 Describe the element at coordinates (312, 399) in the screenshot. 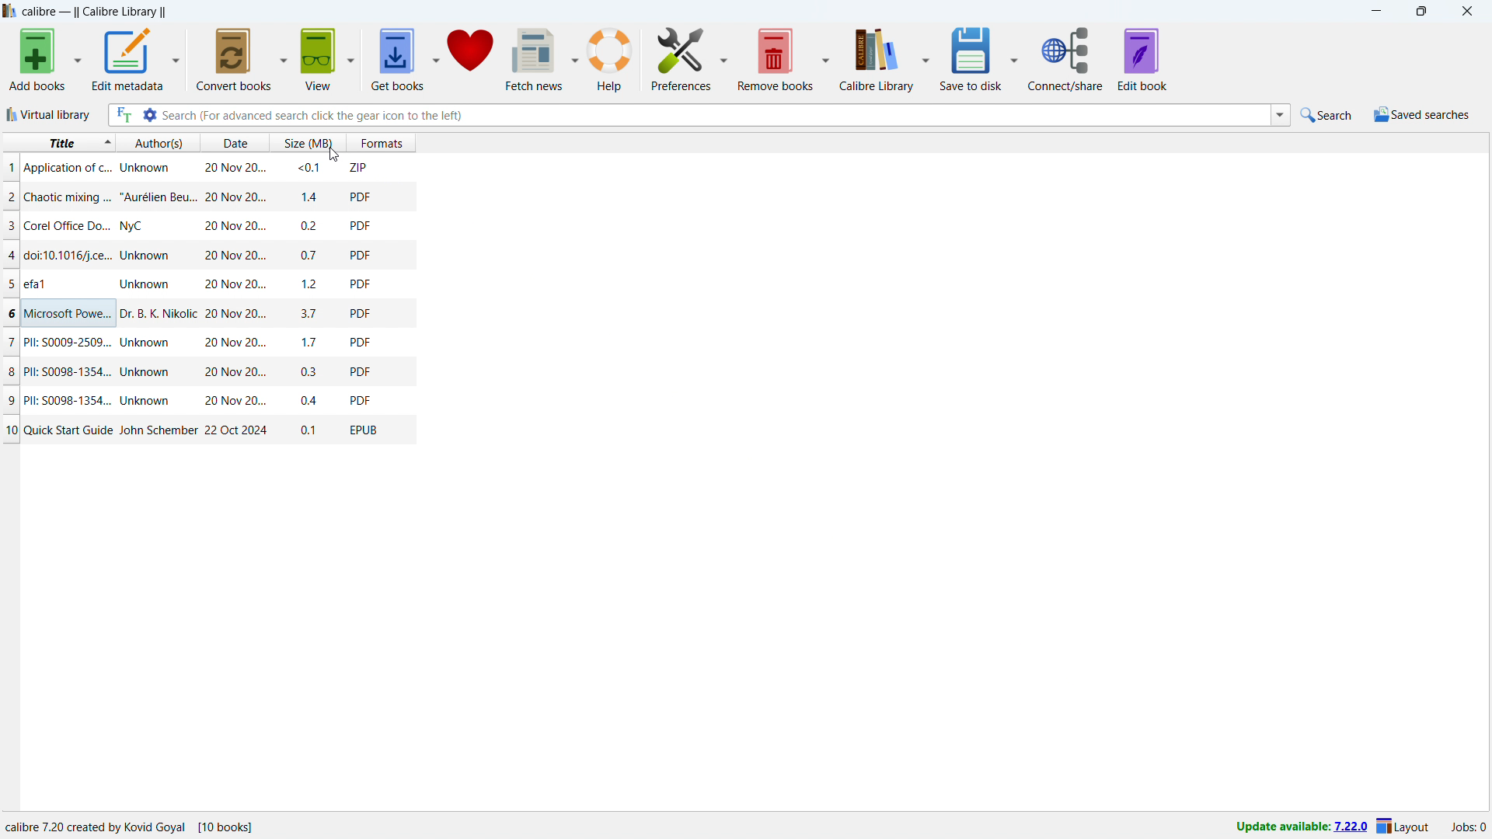

I see `size` at that location.